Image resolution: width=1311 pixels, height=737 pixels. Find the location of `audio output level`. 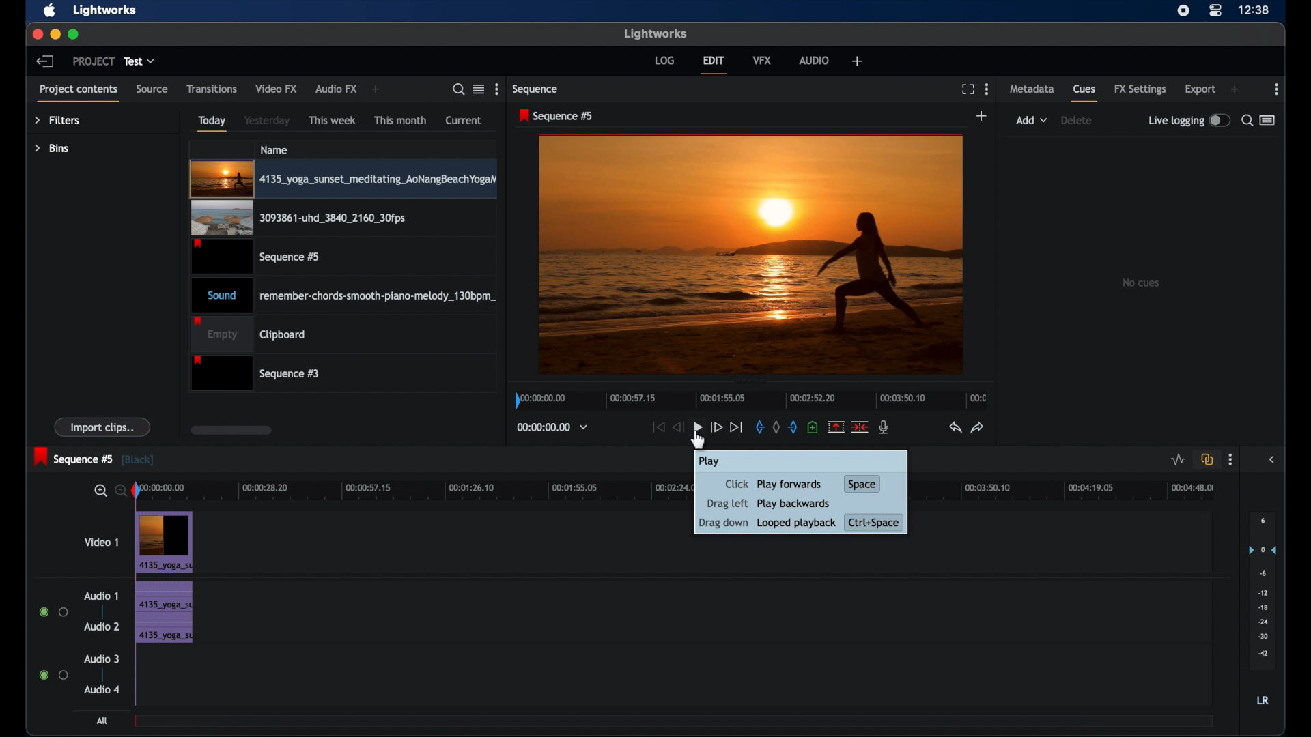

audio output level is located at coordinates (1263, 587).